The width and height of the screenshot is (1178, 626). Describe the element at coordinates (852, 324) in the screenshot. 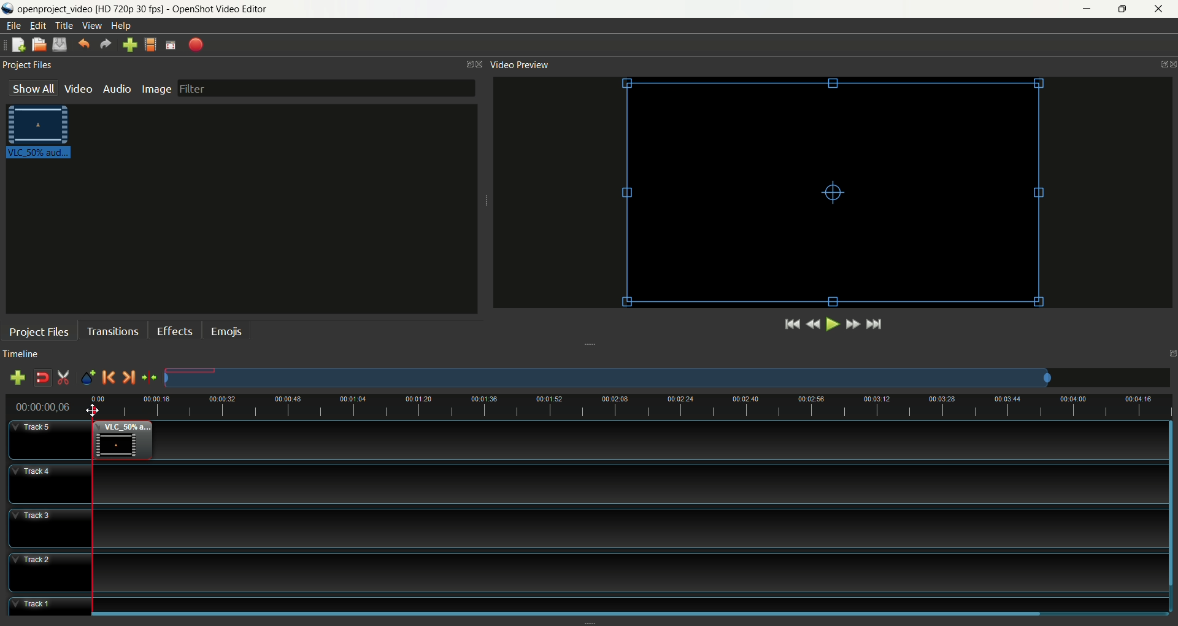

I see `fast forward` at that location.